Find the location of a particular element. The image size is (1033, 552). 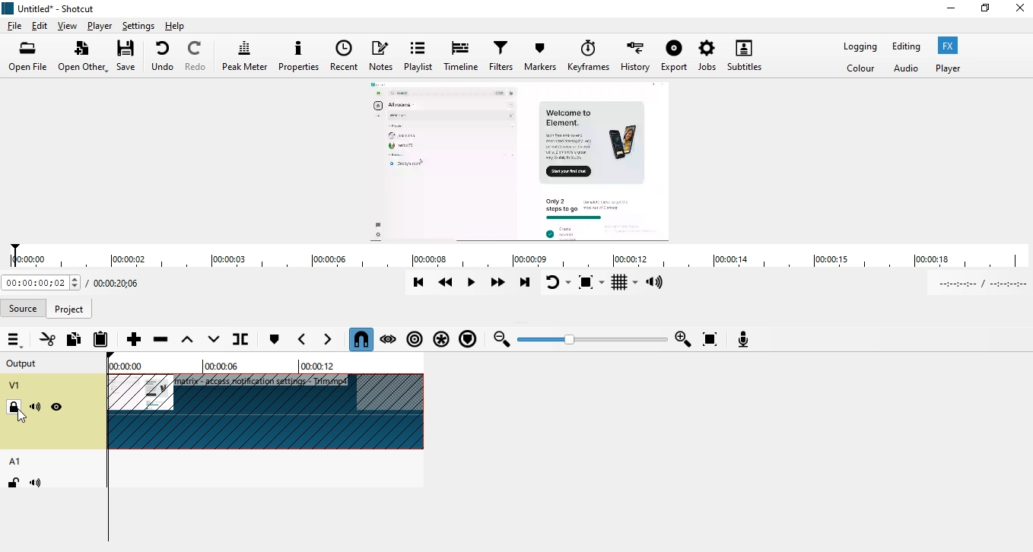

playlist is located at coordinates (419, 54).